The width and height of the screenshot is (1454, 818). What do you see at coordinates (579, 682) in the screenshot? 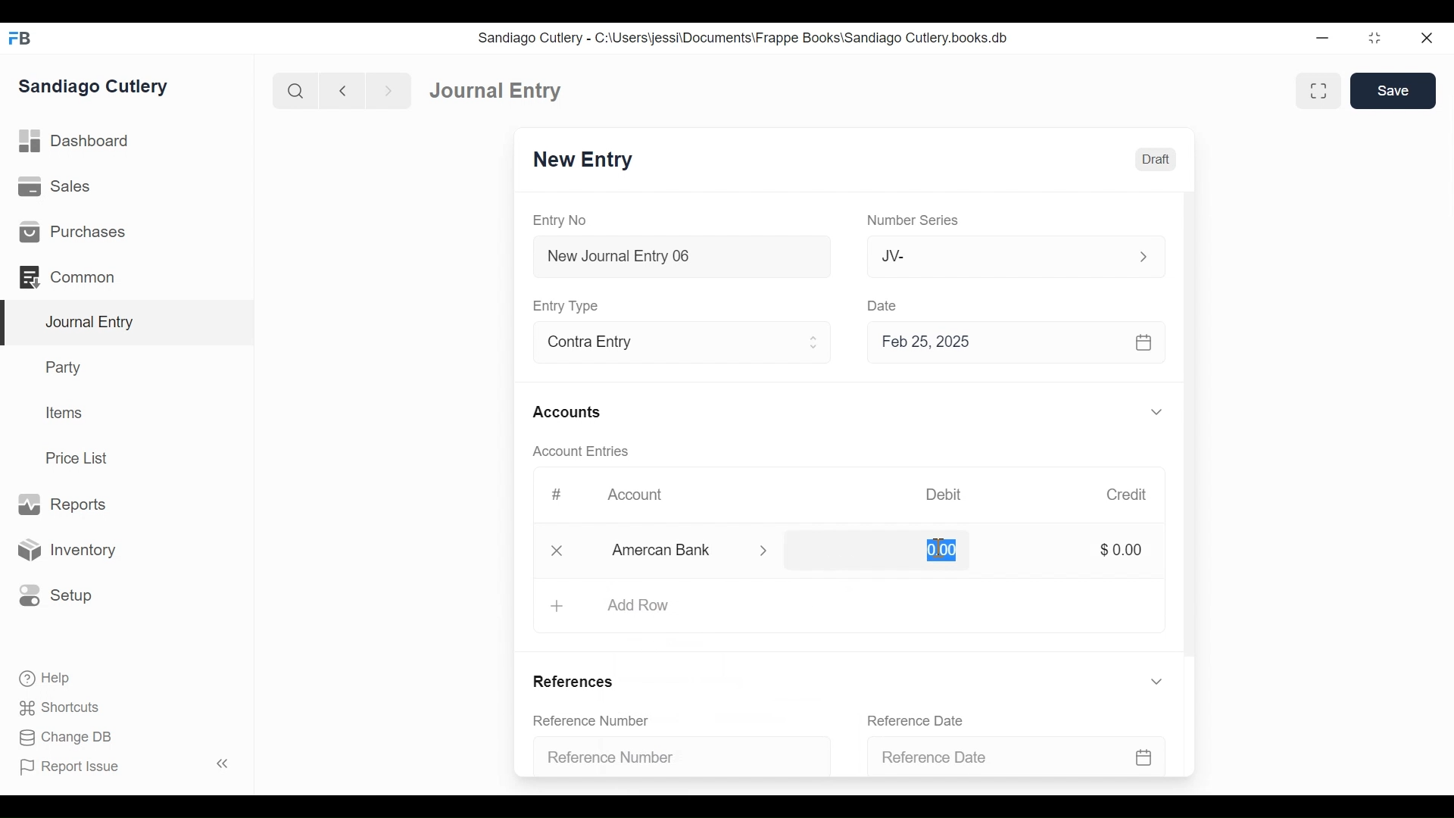
I see `References` at bounding box center [579, 682].